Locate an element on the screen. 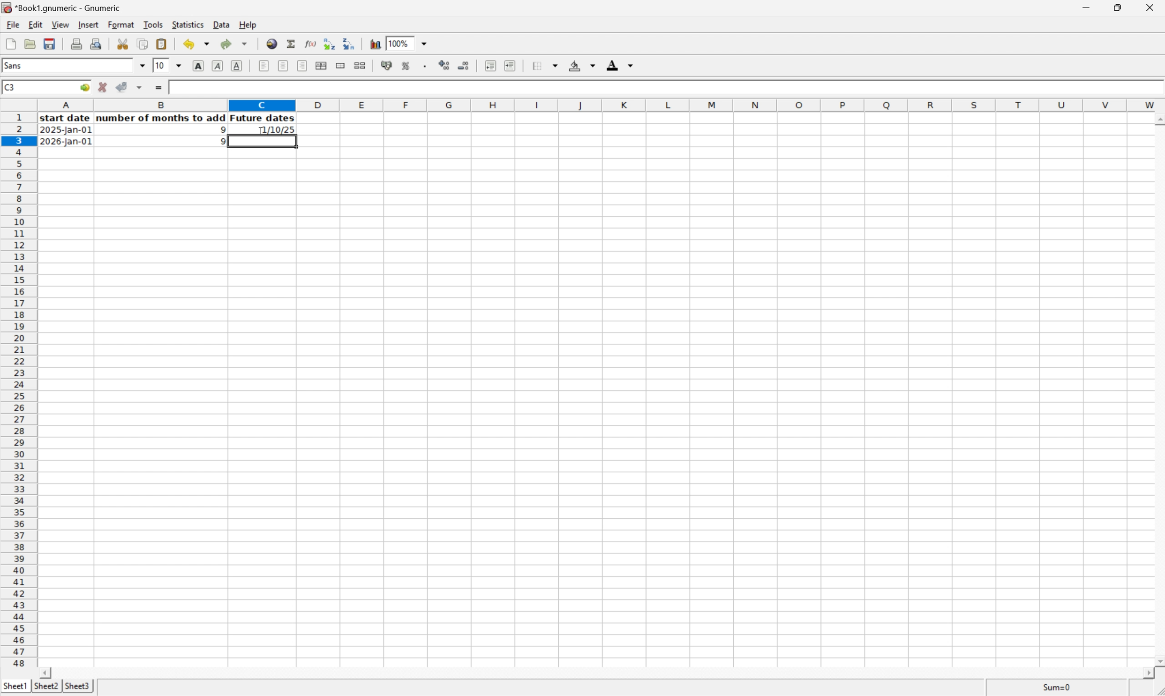 The height and width of the screenshot is (696, 1165). Increase indent, and align the contents to the left is located at coordinates (510, 65).